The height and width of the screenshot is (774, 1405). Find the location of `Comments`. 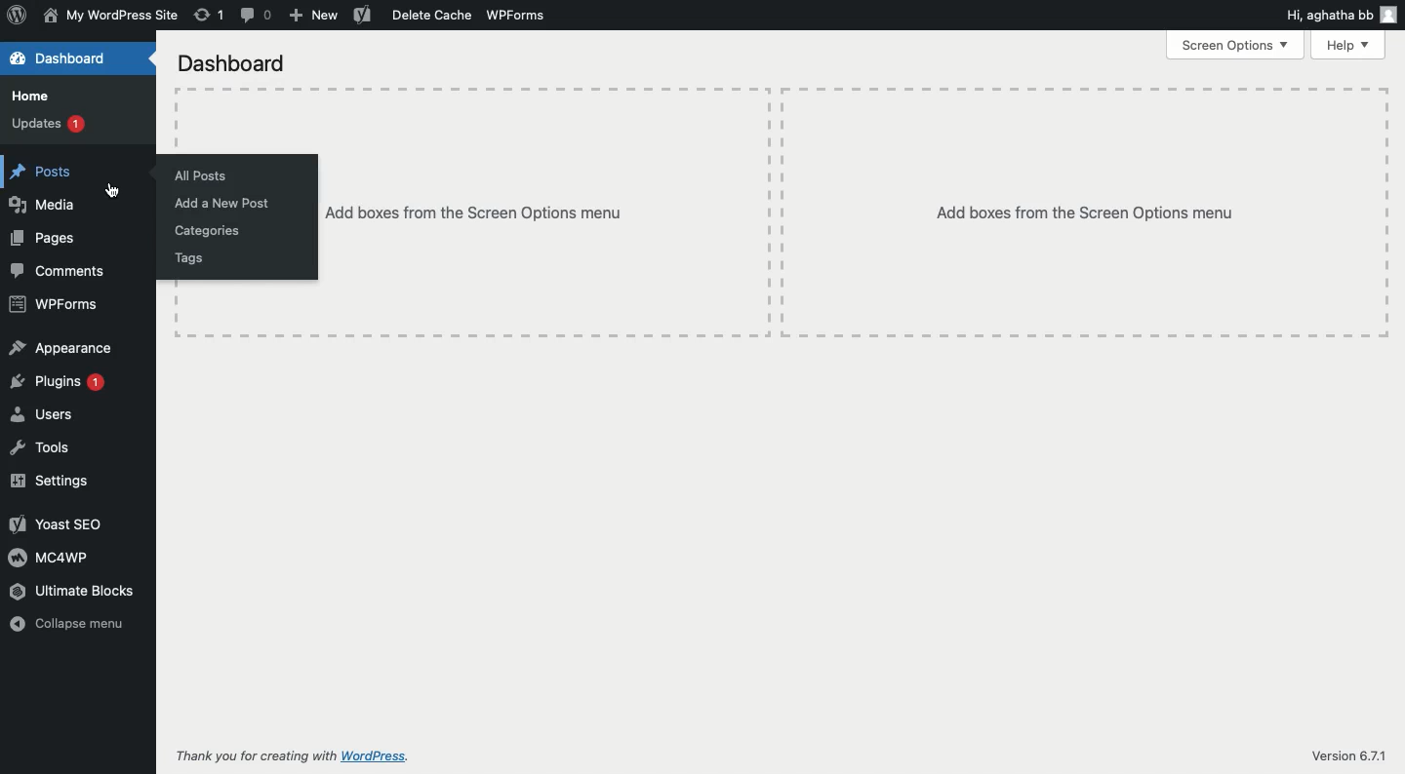

Comments is located at coordinates (62, 272).